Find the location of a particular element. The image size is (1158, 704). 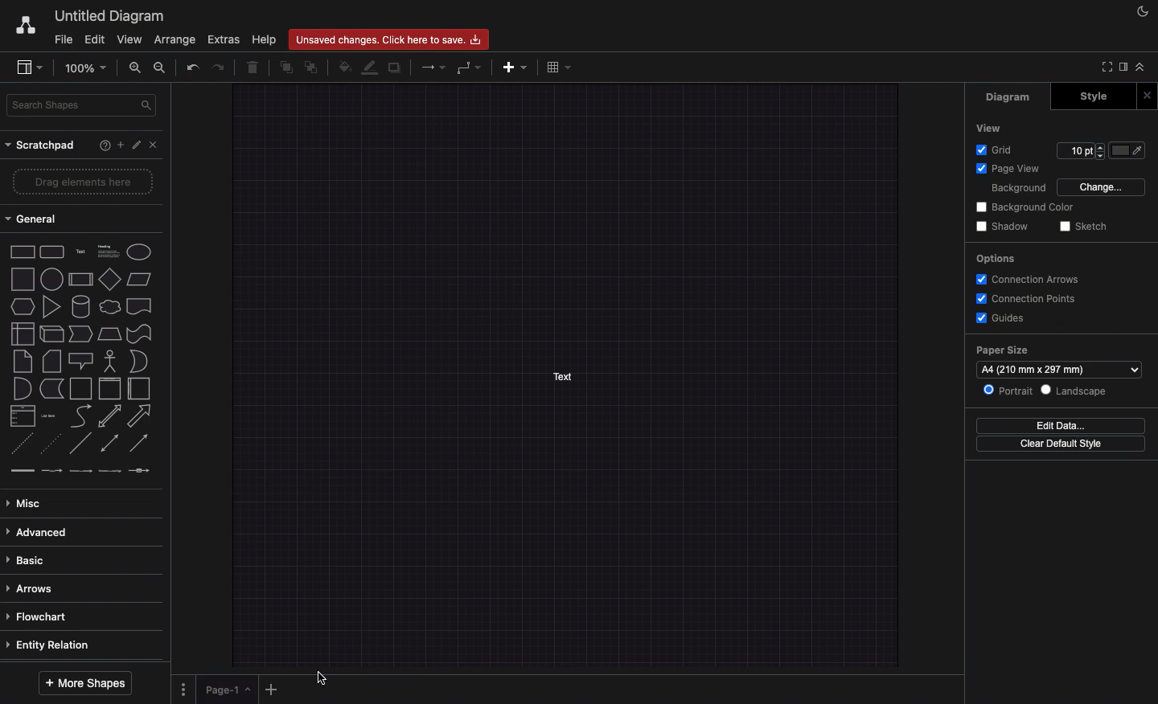

Extras is located at coordinates (222, 39).